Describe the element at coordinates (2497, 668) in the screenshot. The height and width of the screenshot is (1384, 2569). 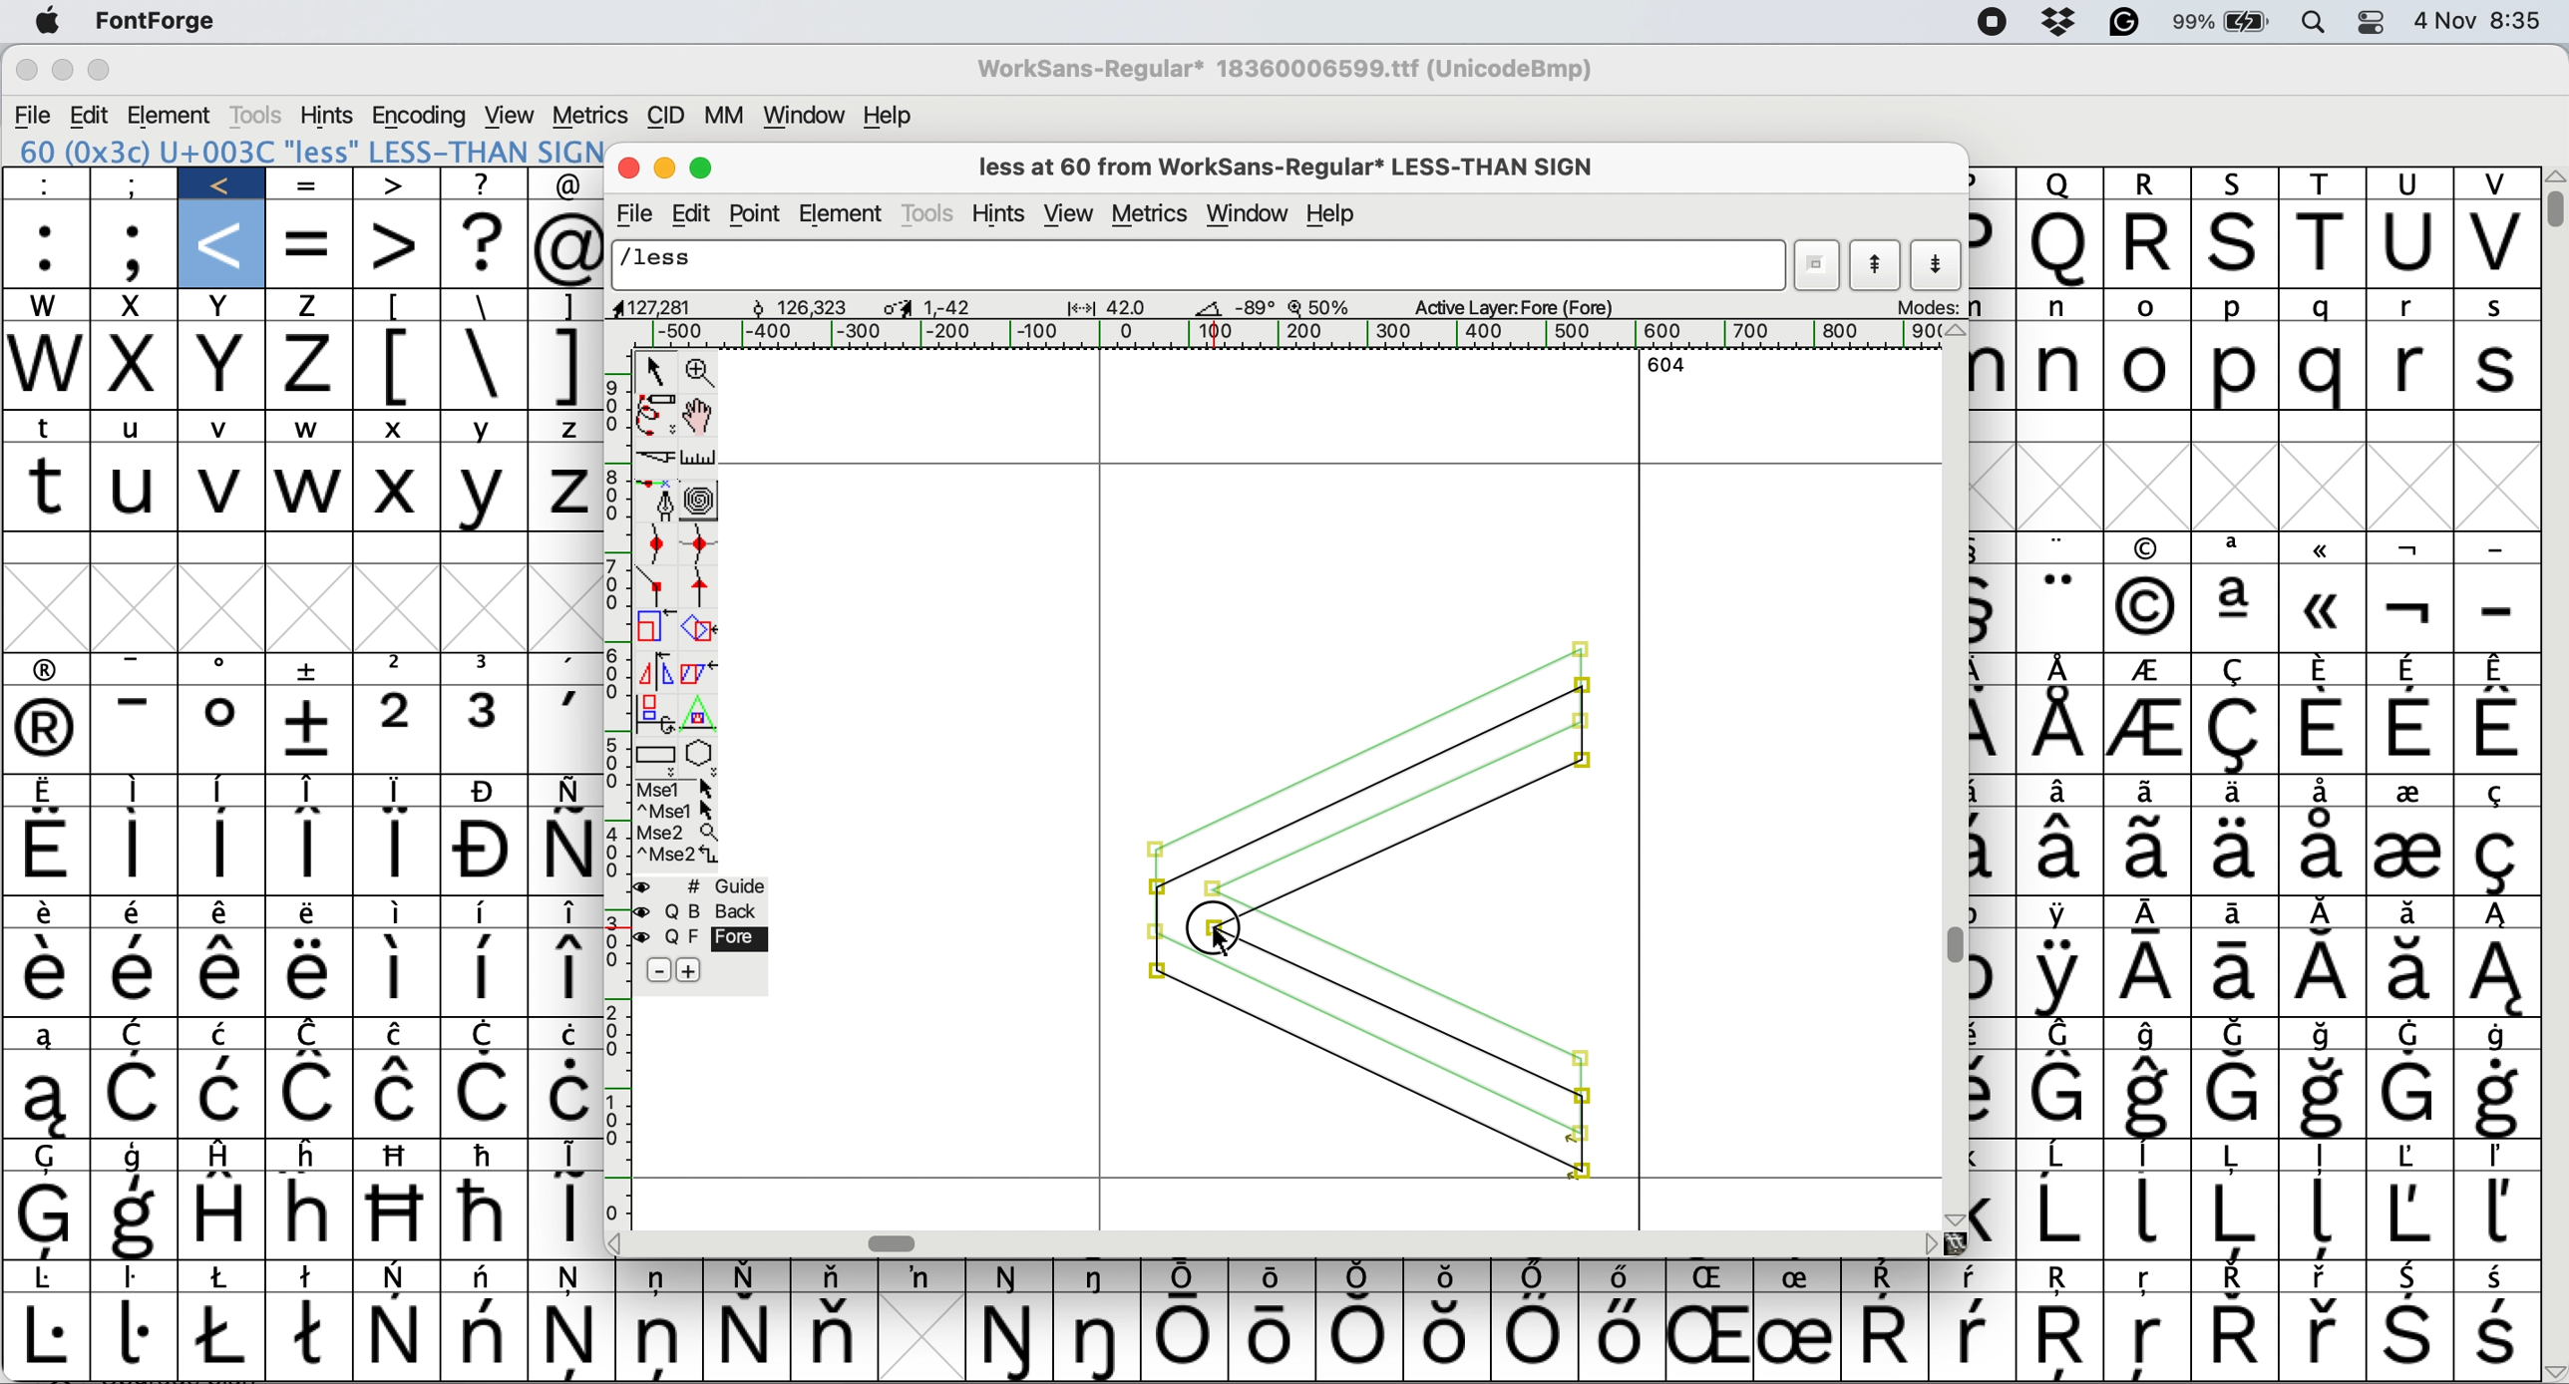
I see `Symbol` at that location.